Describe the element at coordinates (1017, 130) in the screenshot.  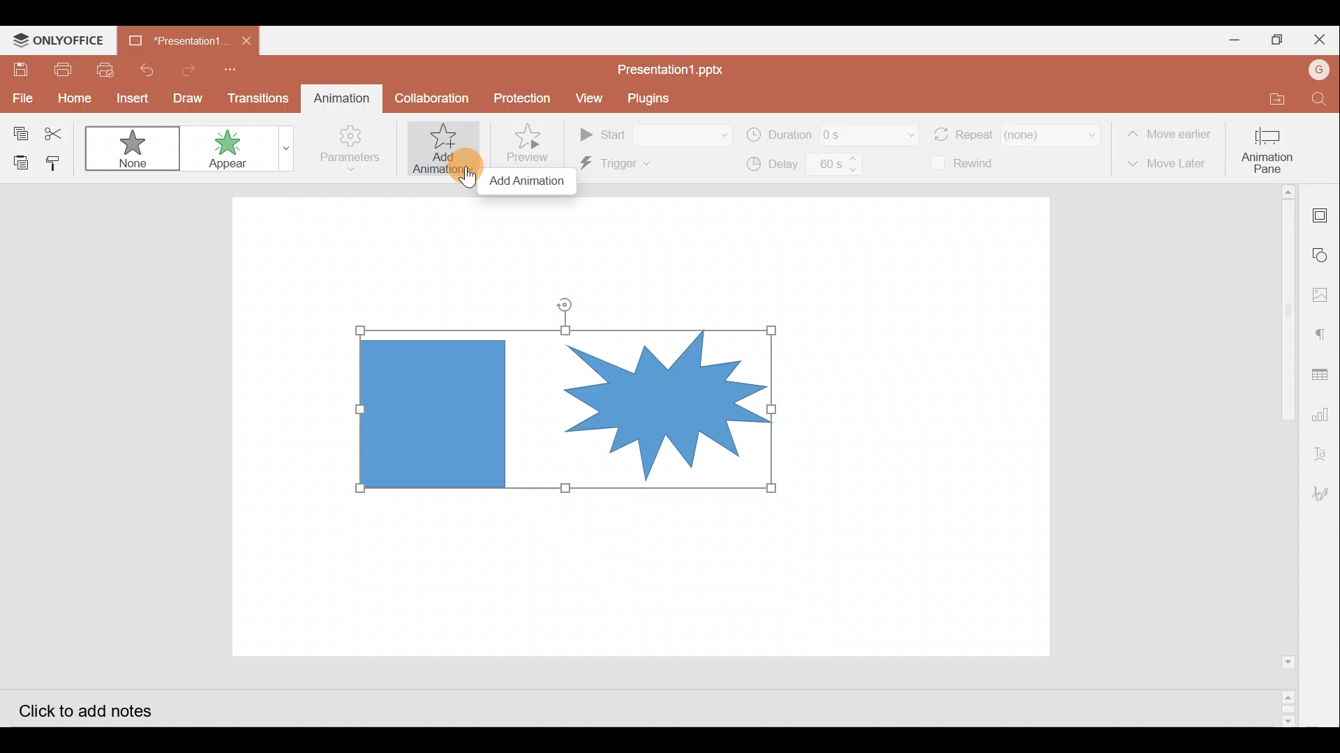
I see `Repeat` at that location.